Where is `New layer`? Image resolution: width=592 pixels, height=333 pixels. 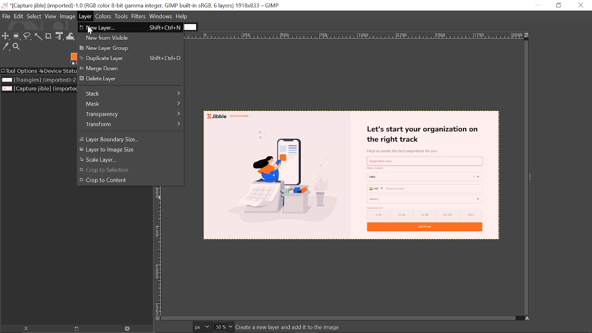
New layer is located at coordinates (131, 27).